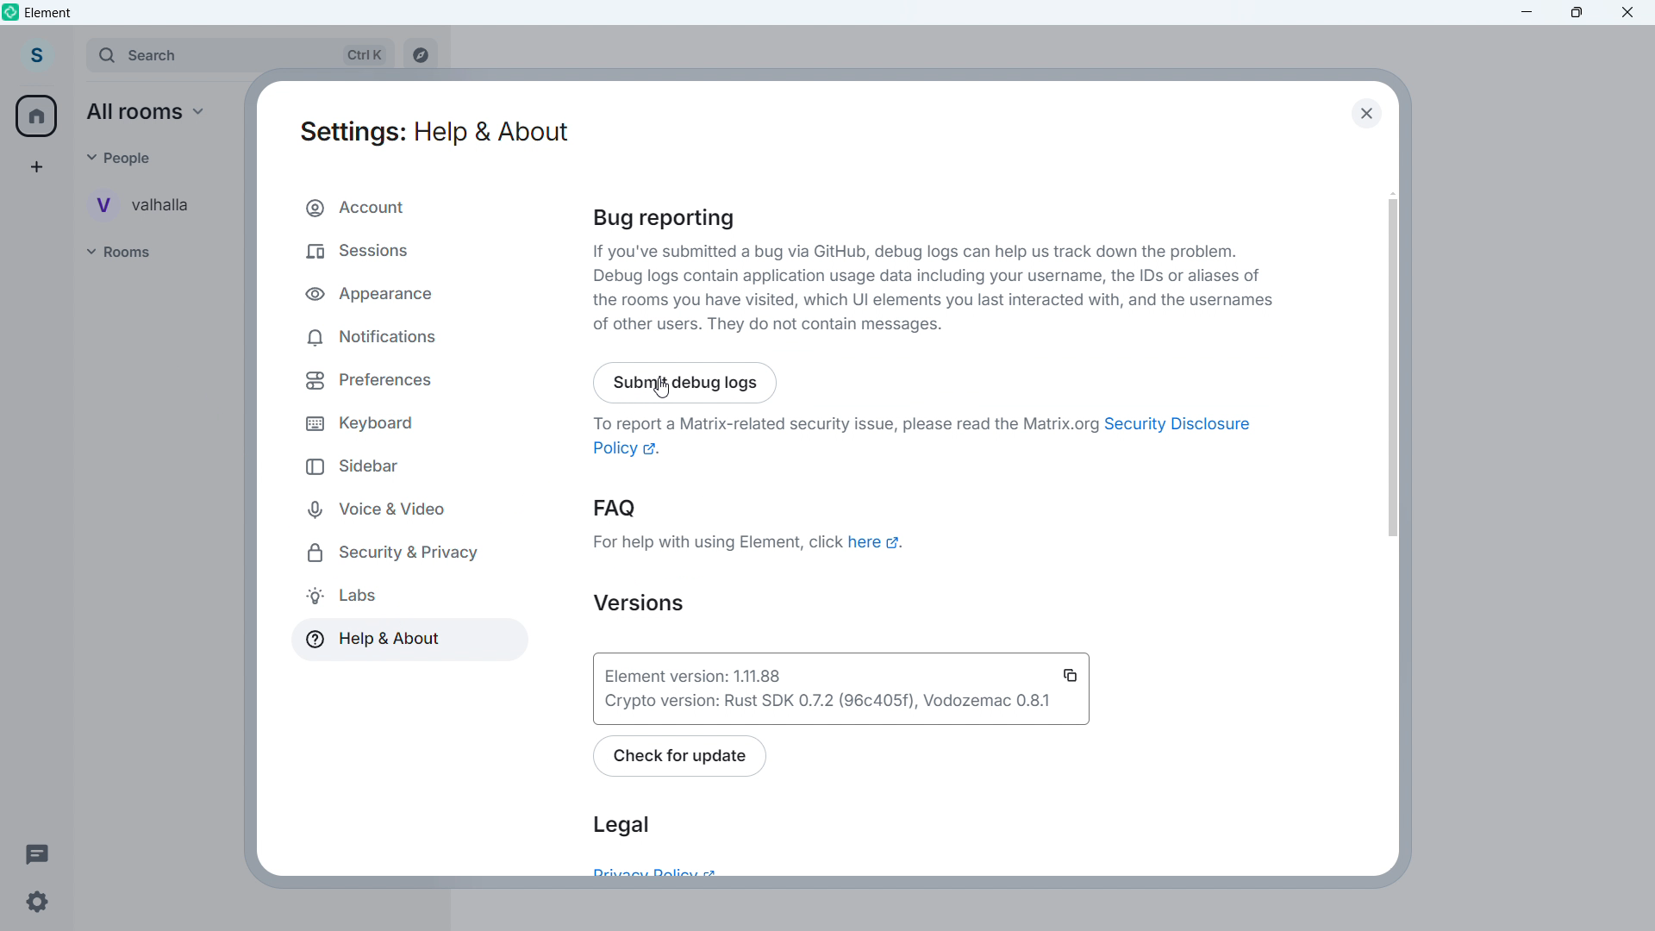 The height and width of the screenshot is (931, 1655). What do you see at coordinates (398, 249) in the screenshot?
I see `Sessions ` at bounding box center [398, 249].